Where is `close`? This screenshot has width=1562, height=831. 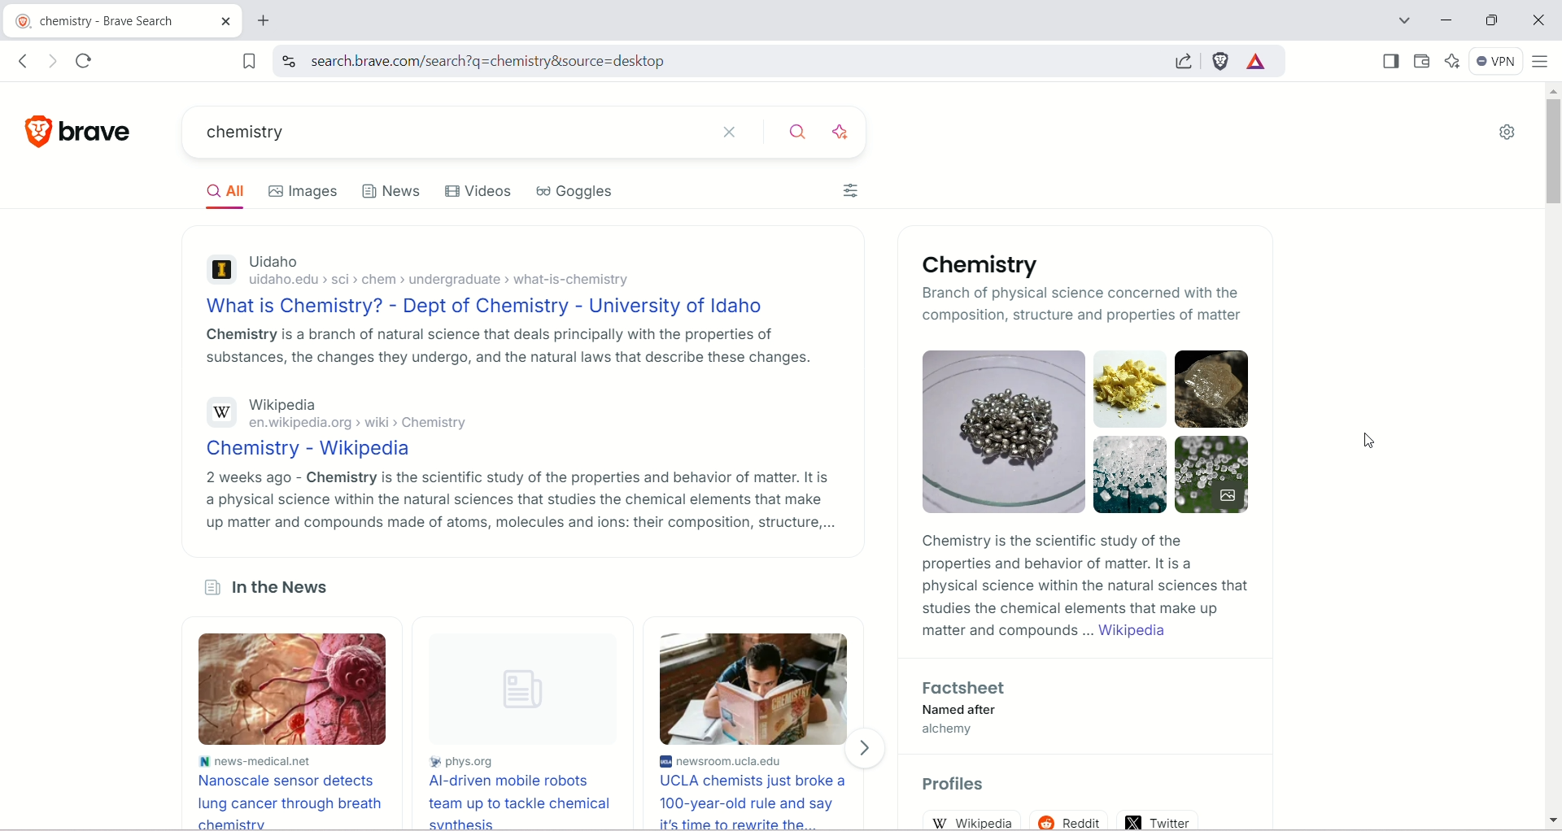 close is located at coordinates (733, 133).